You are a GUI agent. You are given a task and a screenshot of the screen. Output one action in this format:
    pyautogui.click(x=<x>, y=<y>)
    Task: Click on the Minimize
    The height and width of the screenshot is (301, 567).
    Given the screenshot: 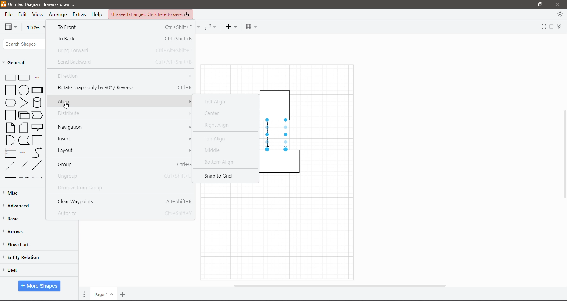 What is the action you would take?
    pyautogui.click(x=522, y=4)
    